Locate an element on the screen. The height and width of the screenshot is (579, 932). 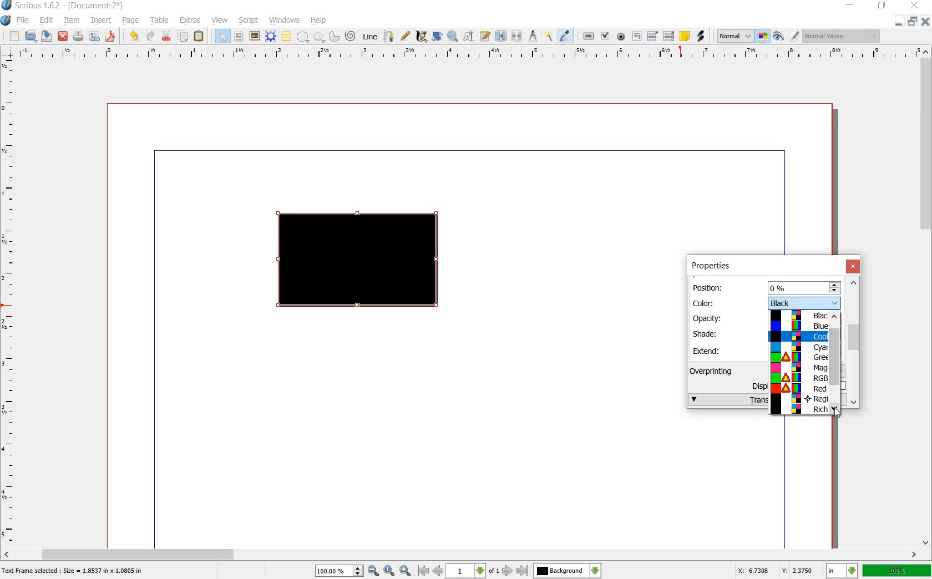
print is located at coordinates (78, 37).